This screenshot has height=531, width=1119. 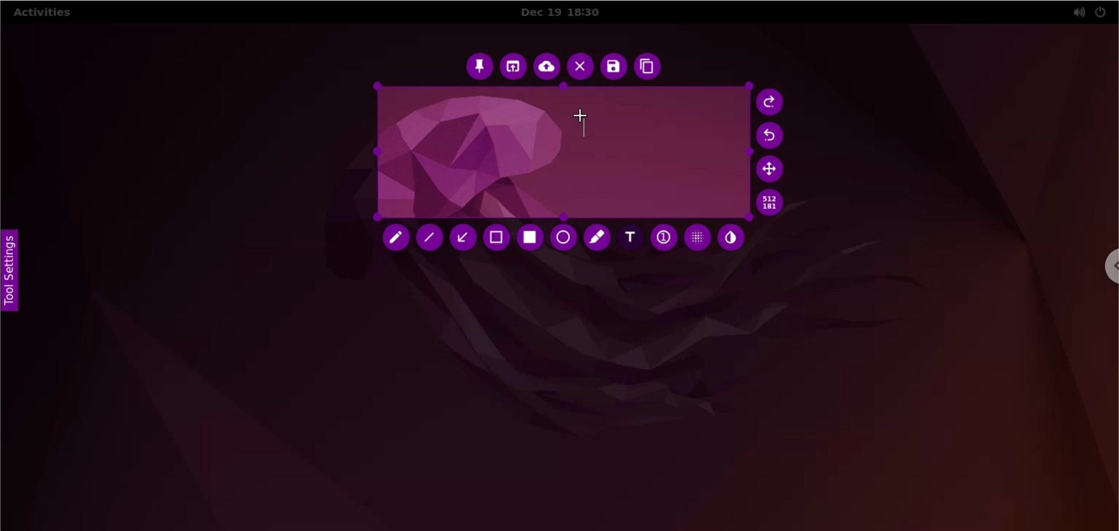 I want to click on upload, so click(x=545, y=67).